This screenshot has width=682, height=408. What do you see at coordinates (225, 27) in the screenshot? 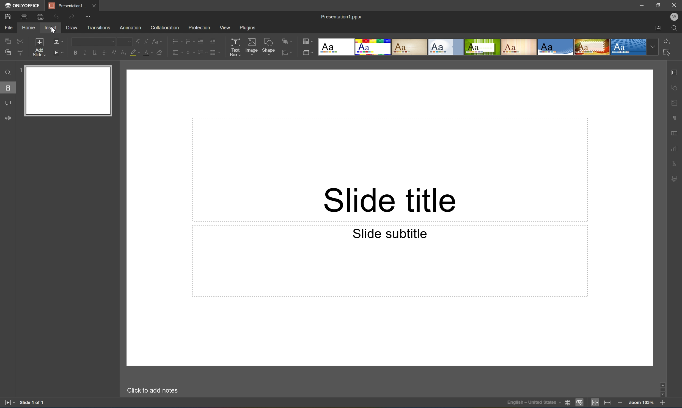
I see `View` at bounding box center [225, 27].